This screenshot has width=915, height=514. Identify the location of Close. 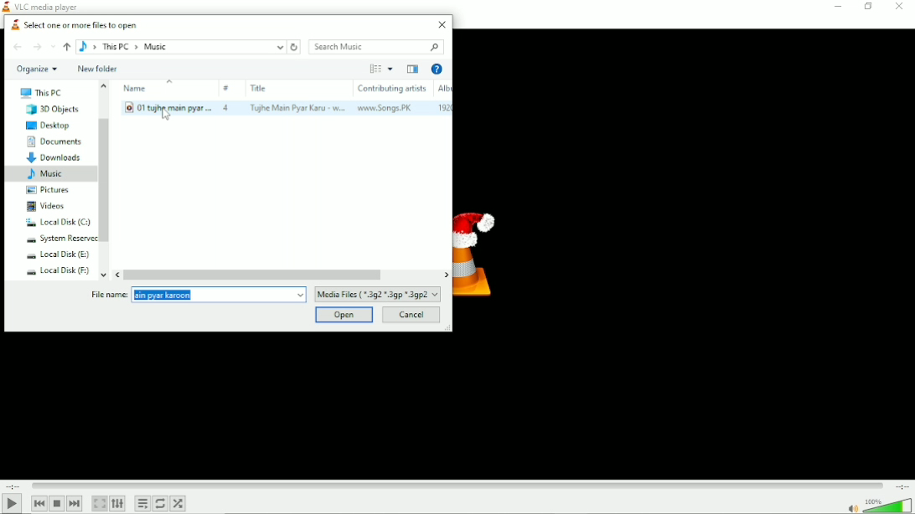
(443, 24).